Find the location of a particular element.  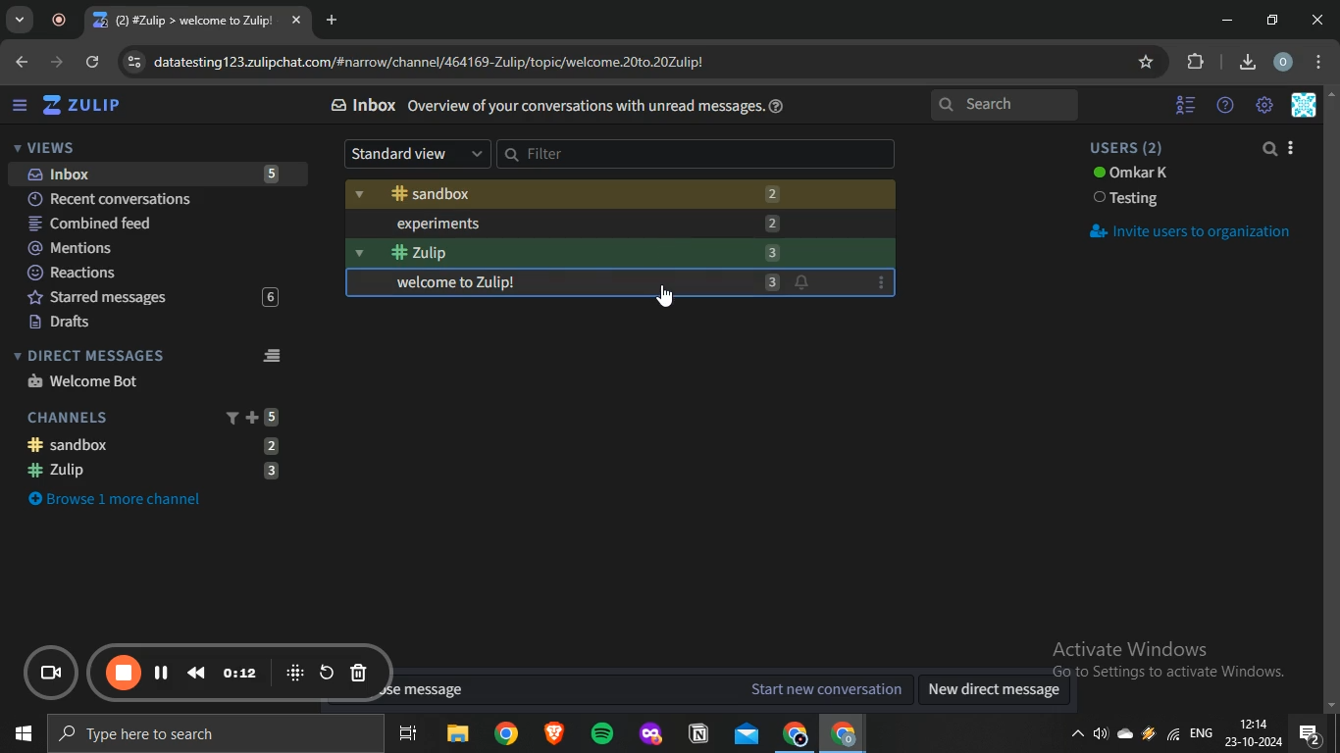

go back to  previous page is located at coordinates (20, 60).